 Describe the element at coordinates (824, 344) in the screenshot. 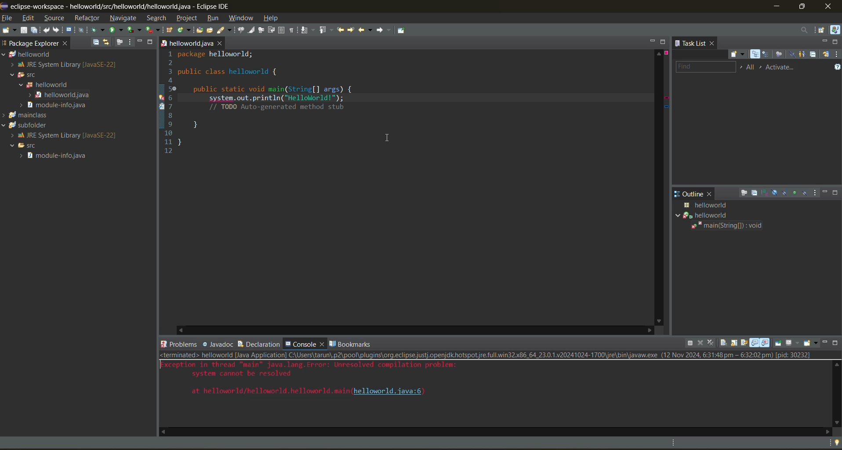

I see `minimize` at that location.